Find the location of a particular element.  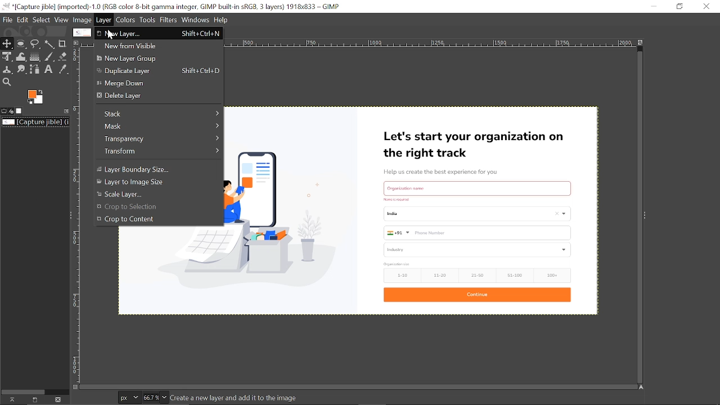

Image info is located at coordinates (231, 397).